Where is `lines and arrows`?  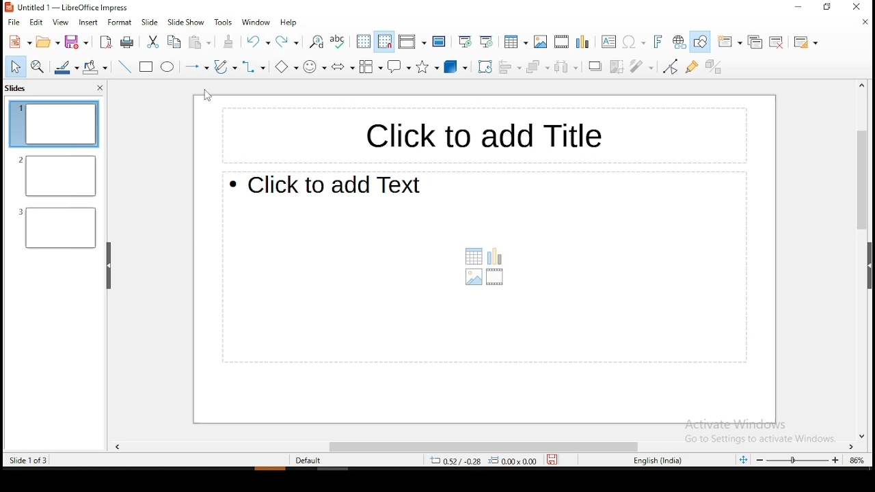
lines and arrows is located at coordinates (196, 67).